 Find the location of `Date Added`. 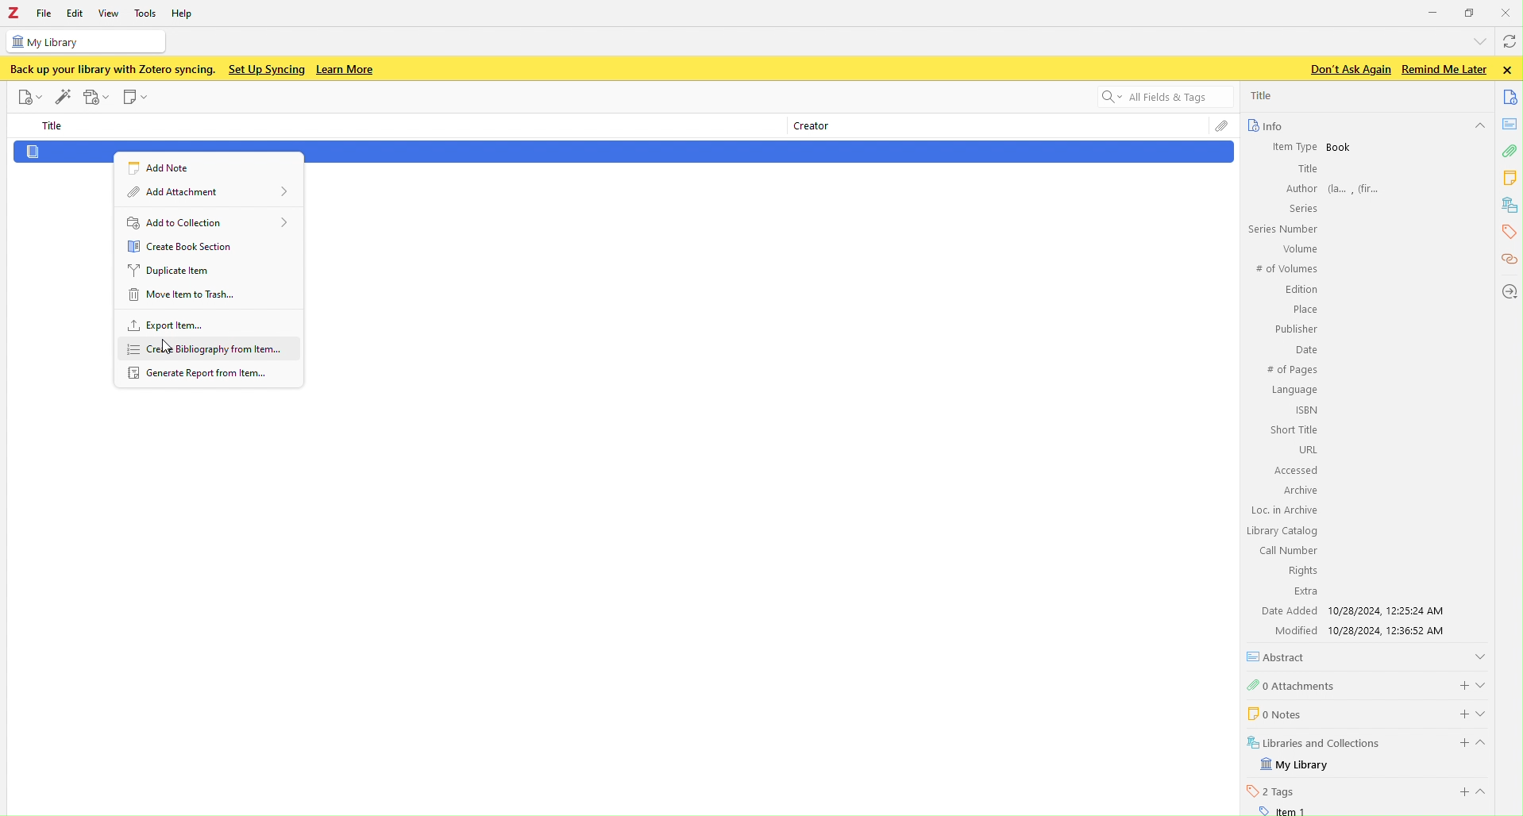

Date Added is located at coordinates (1287, 610).